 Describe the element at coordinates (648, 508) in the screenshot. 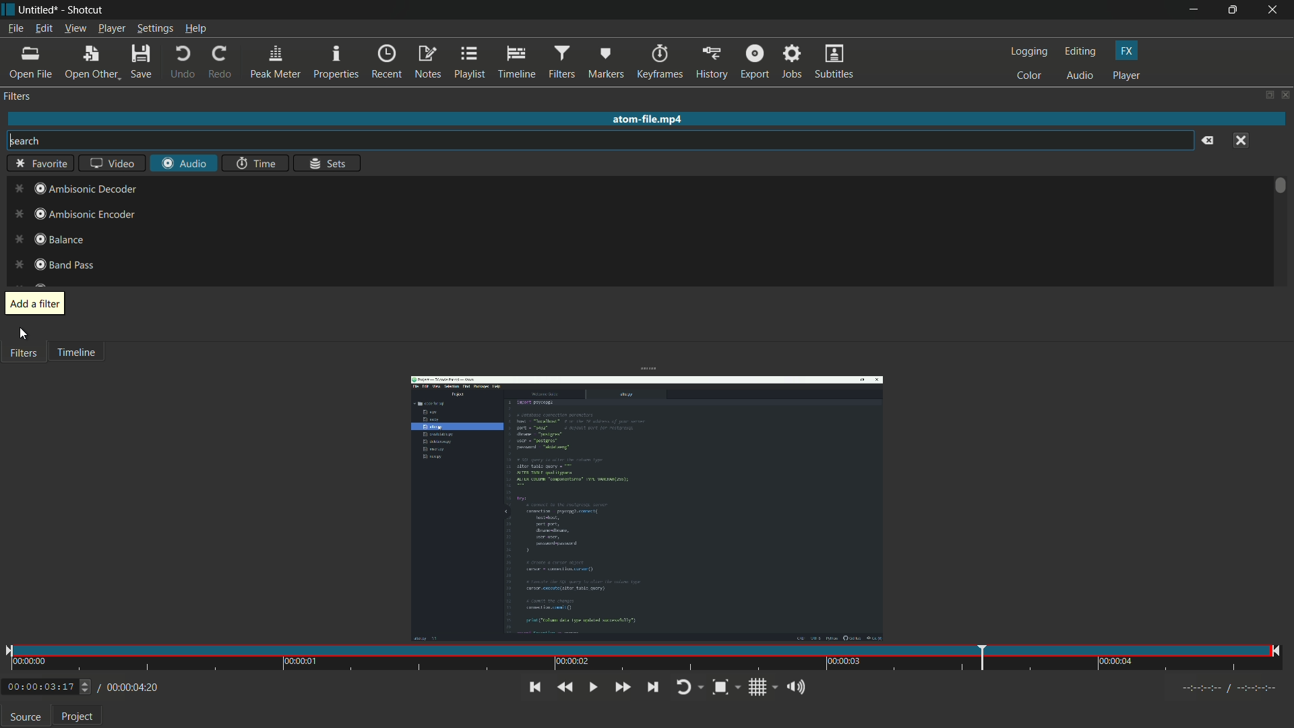

I see `imported video` at that location.